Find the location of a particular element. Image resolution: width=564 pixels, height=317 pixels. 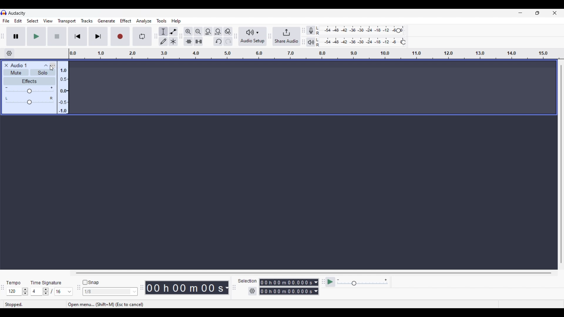

Metrics to calculate recording is located at coordinates (227, 288).